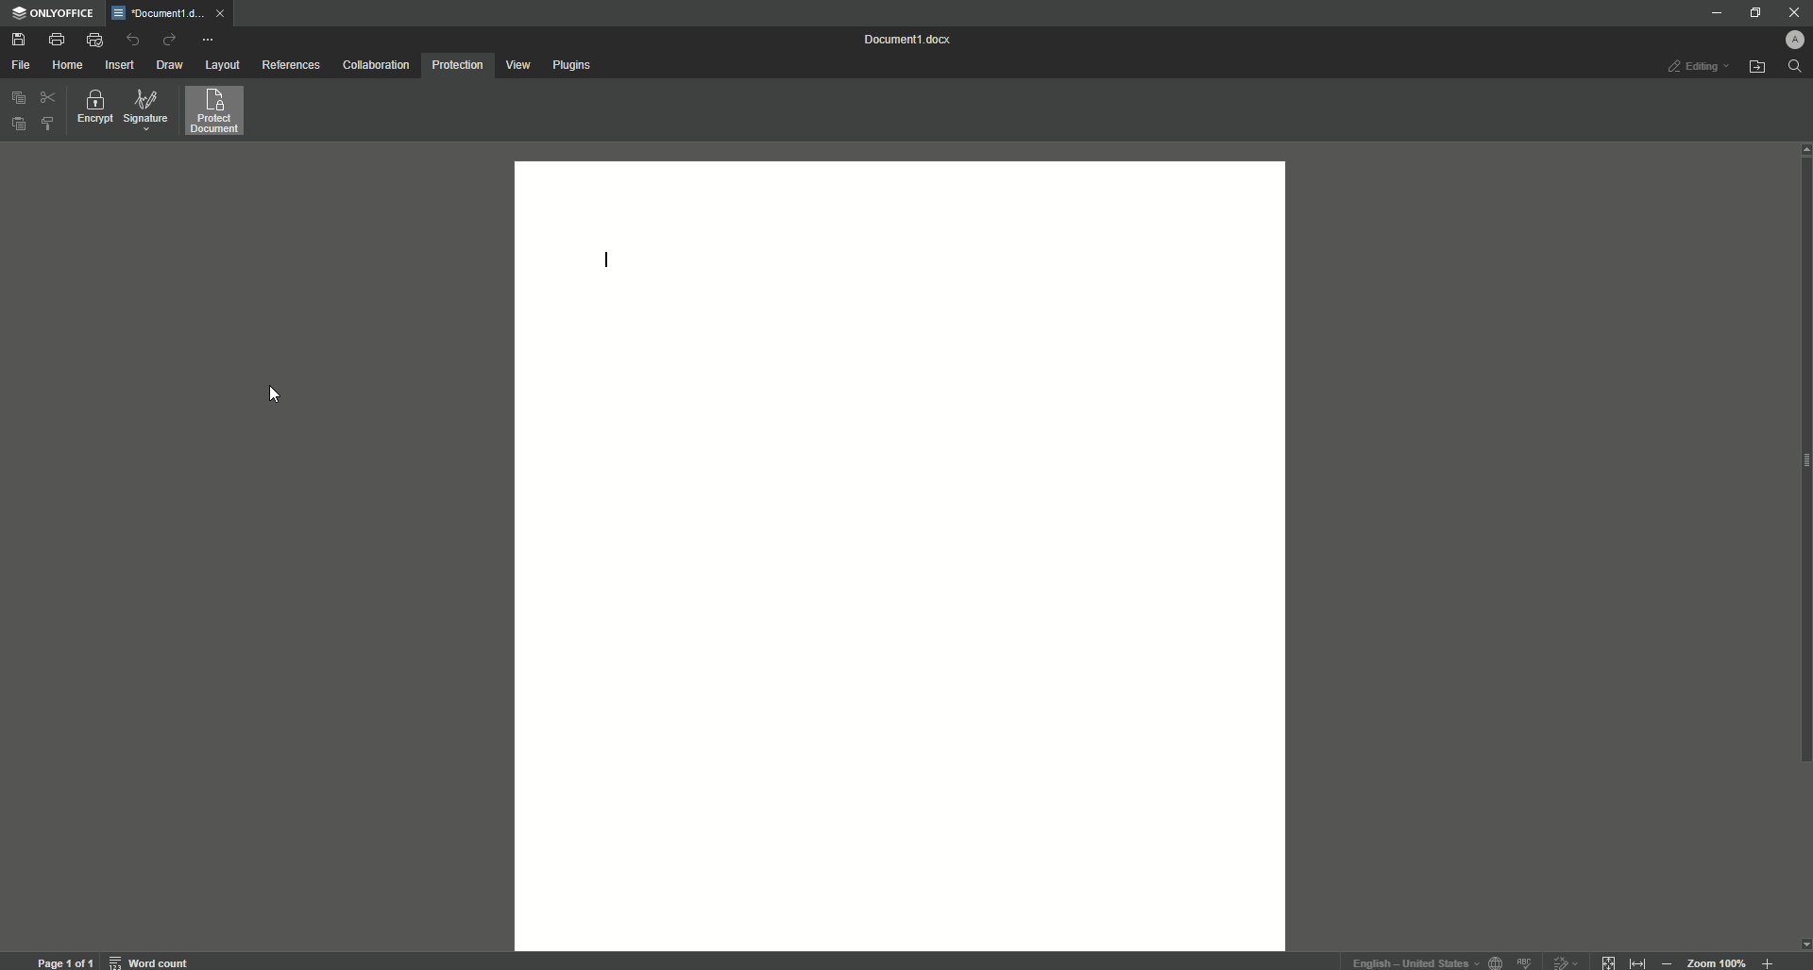 The image size is (1813, 970). What do you see at coordinates (221, 115) in the screenshot?
I see `Protect Document` at bounding box center [221, 115].